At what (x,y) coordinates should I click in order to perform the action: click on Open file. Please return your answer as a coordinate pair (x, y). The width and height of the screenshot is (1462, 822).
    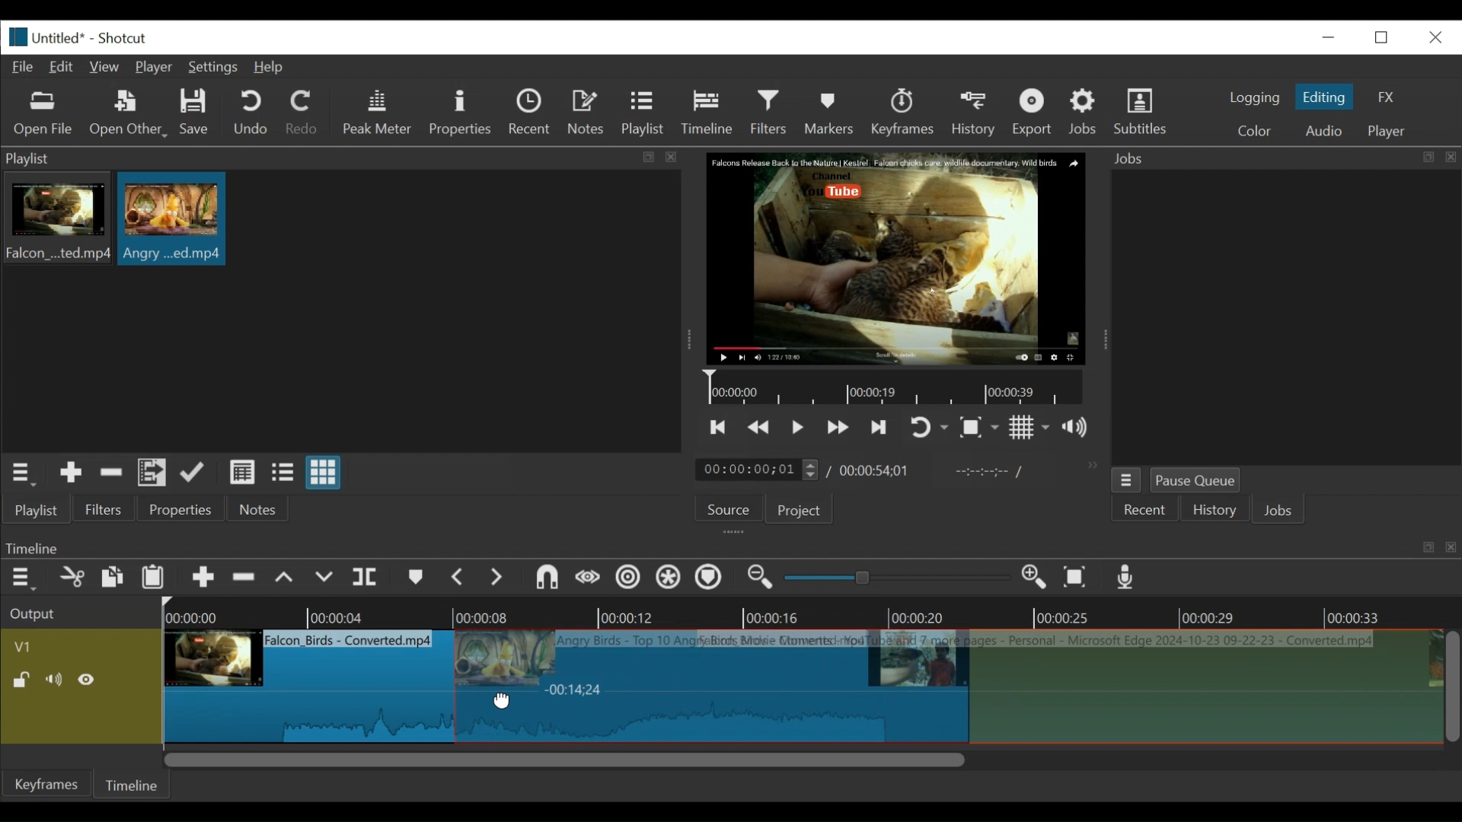
    Looking at the image, I should click on (43, 114).